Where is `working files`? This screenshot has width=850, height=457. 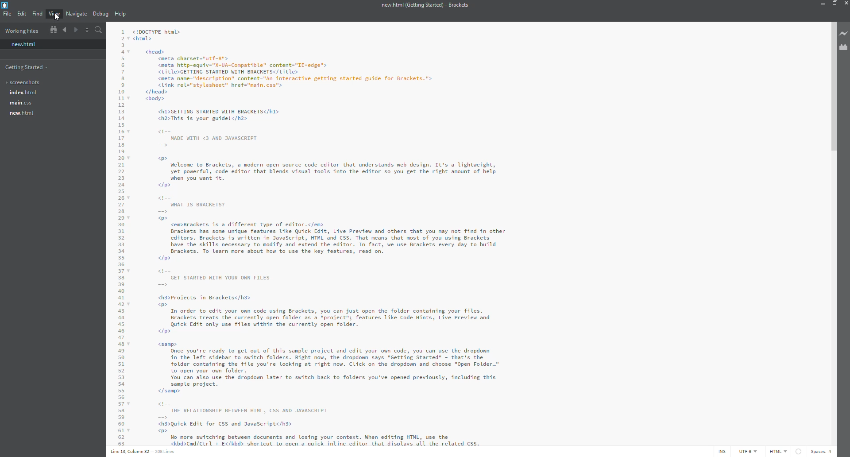
working files is located at coordinates (23, 31).